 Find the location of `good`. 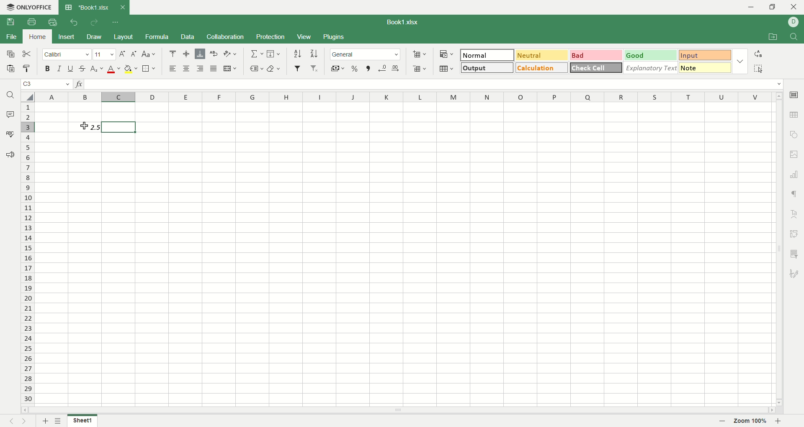

good is located at coordinates (652, 56).